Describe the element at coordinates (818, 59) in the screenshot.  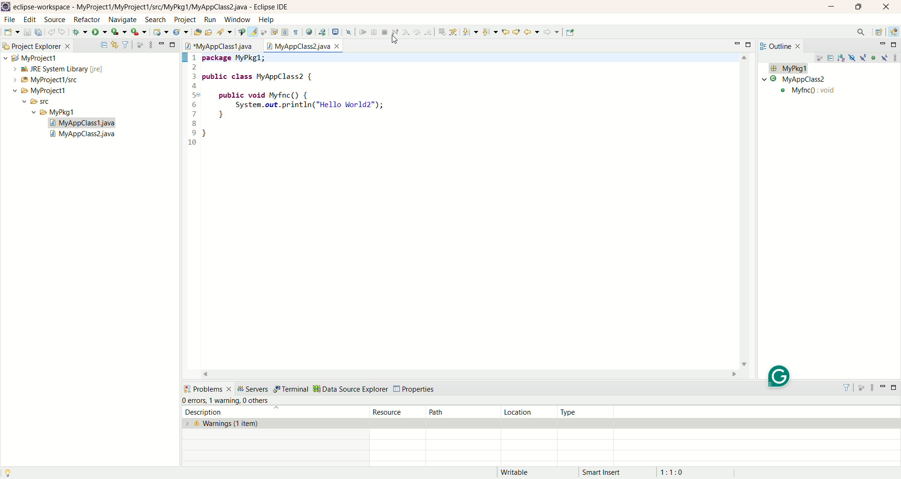
I see `focus on active task` at that location.